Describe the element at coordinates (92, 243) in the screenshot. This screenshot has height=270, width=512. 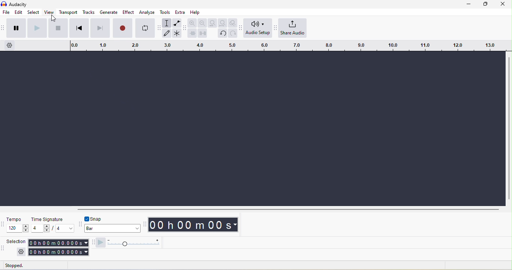
I see `play at speed toolbar` at that location.